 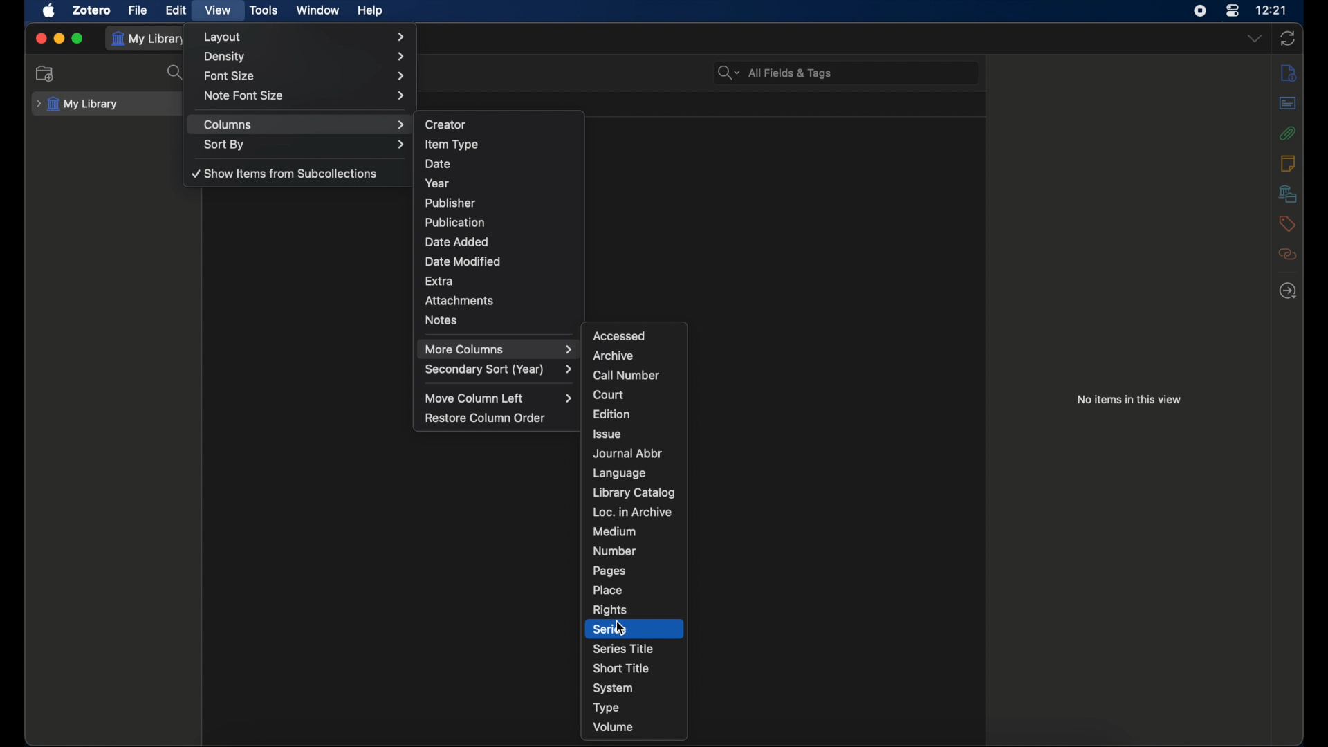 What do you see at coordinates (607, 434) in the screenshot?
I see `issue` at bounding box center [607, 434].